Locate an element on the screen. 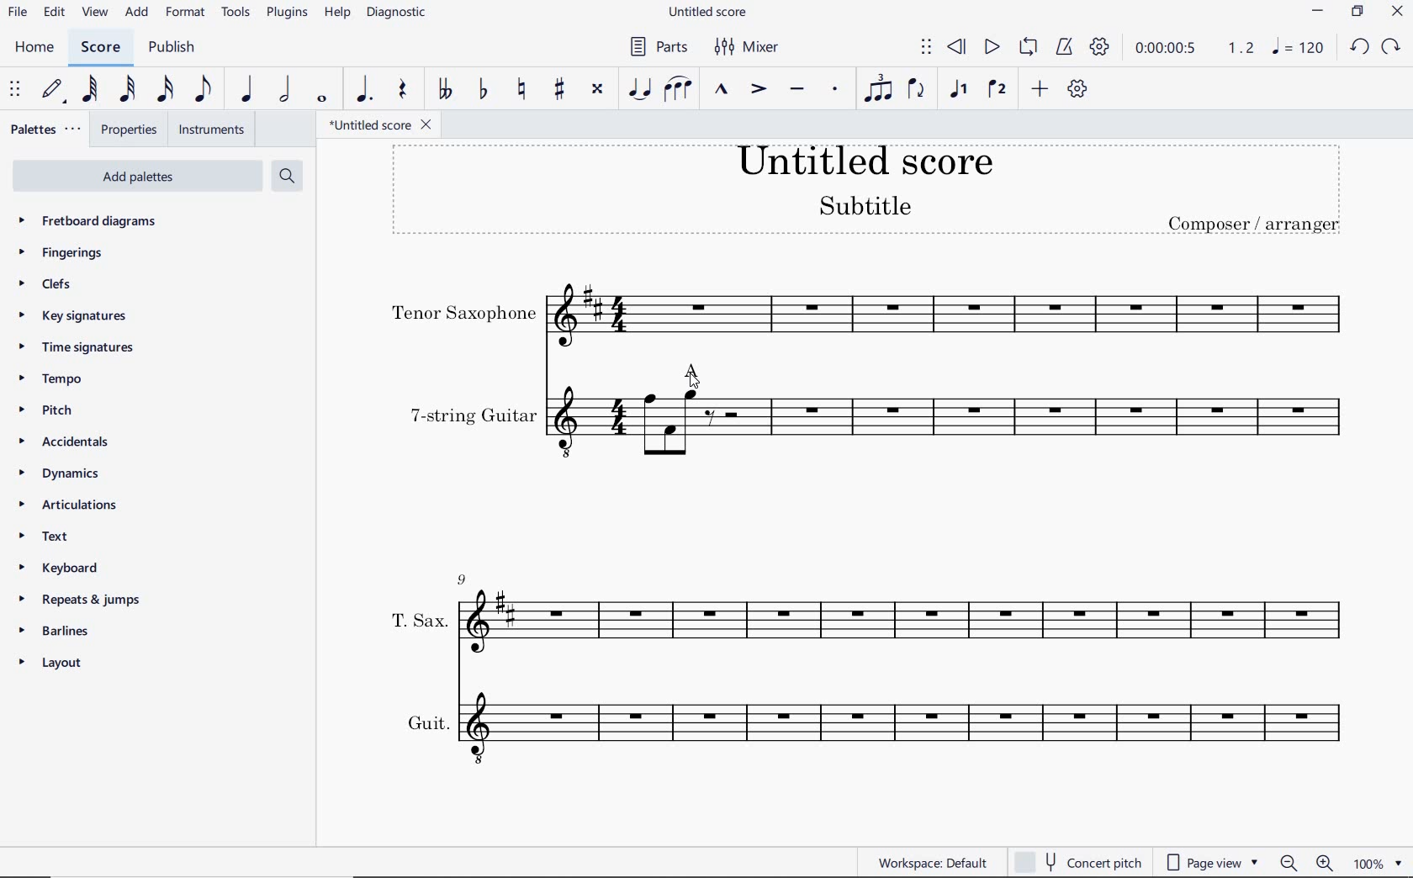 Image resolution: width=1413 pixels, height=878 pixels. INSTRUMENT: 7-STRING GUITAR is located at coordinates (876, 447).